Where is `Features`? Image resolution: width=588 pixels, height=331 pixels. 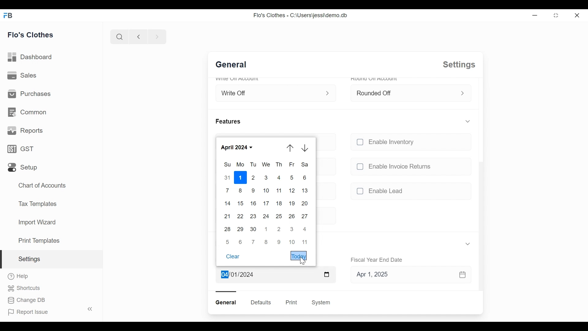 Features is located at coordinates (229, 121).